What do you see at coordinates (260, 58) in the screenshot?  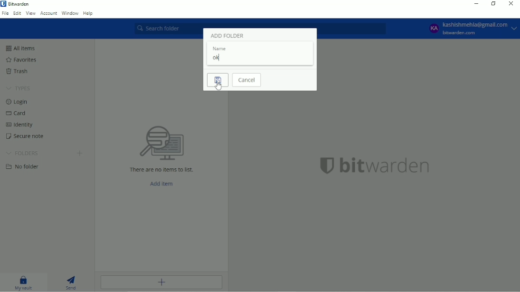 I see `Name input box` at bounding box center [260, 58].